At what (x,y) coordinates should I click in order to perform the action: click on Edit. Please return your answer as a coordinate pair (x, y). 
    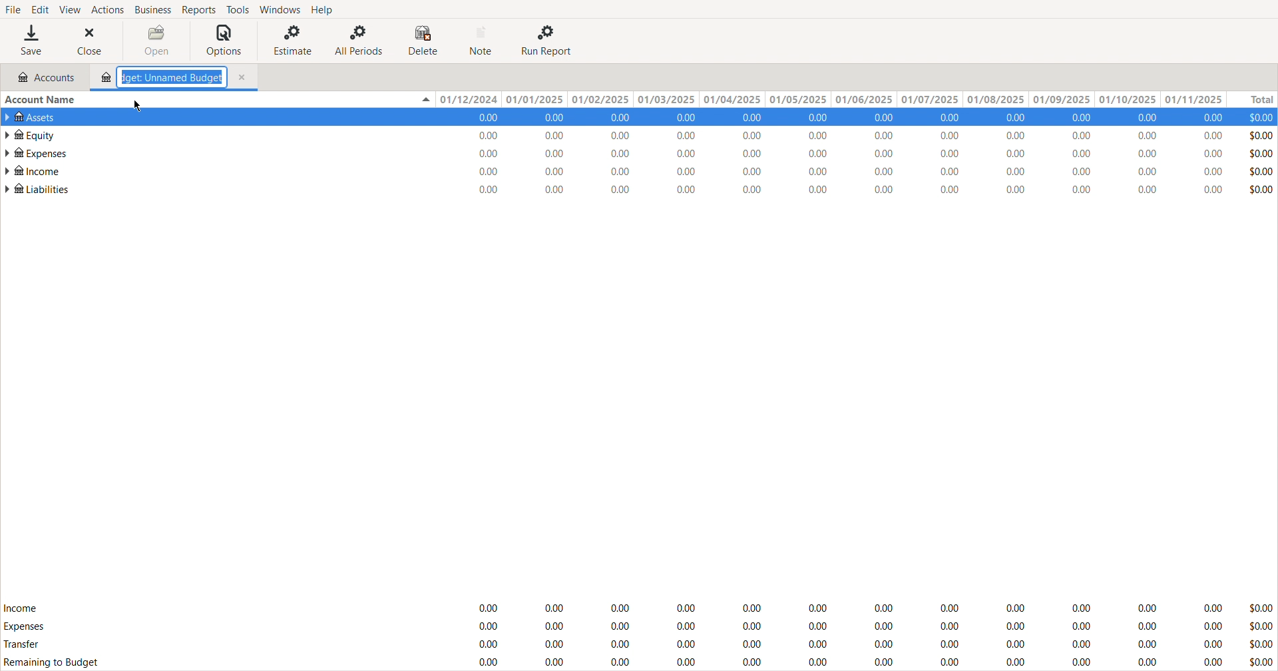
    Looking at the image, I should click on (38, 8).